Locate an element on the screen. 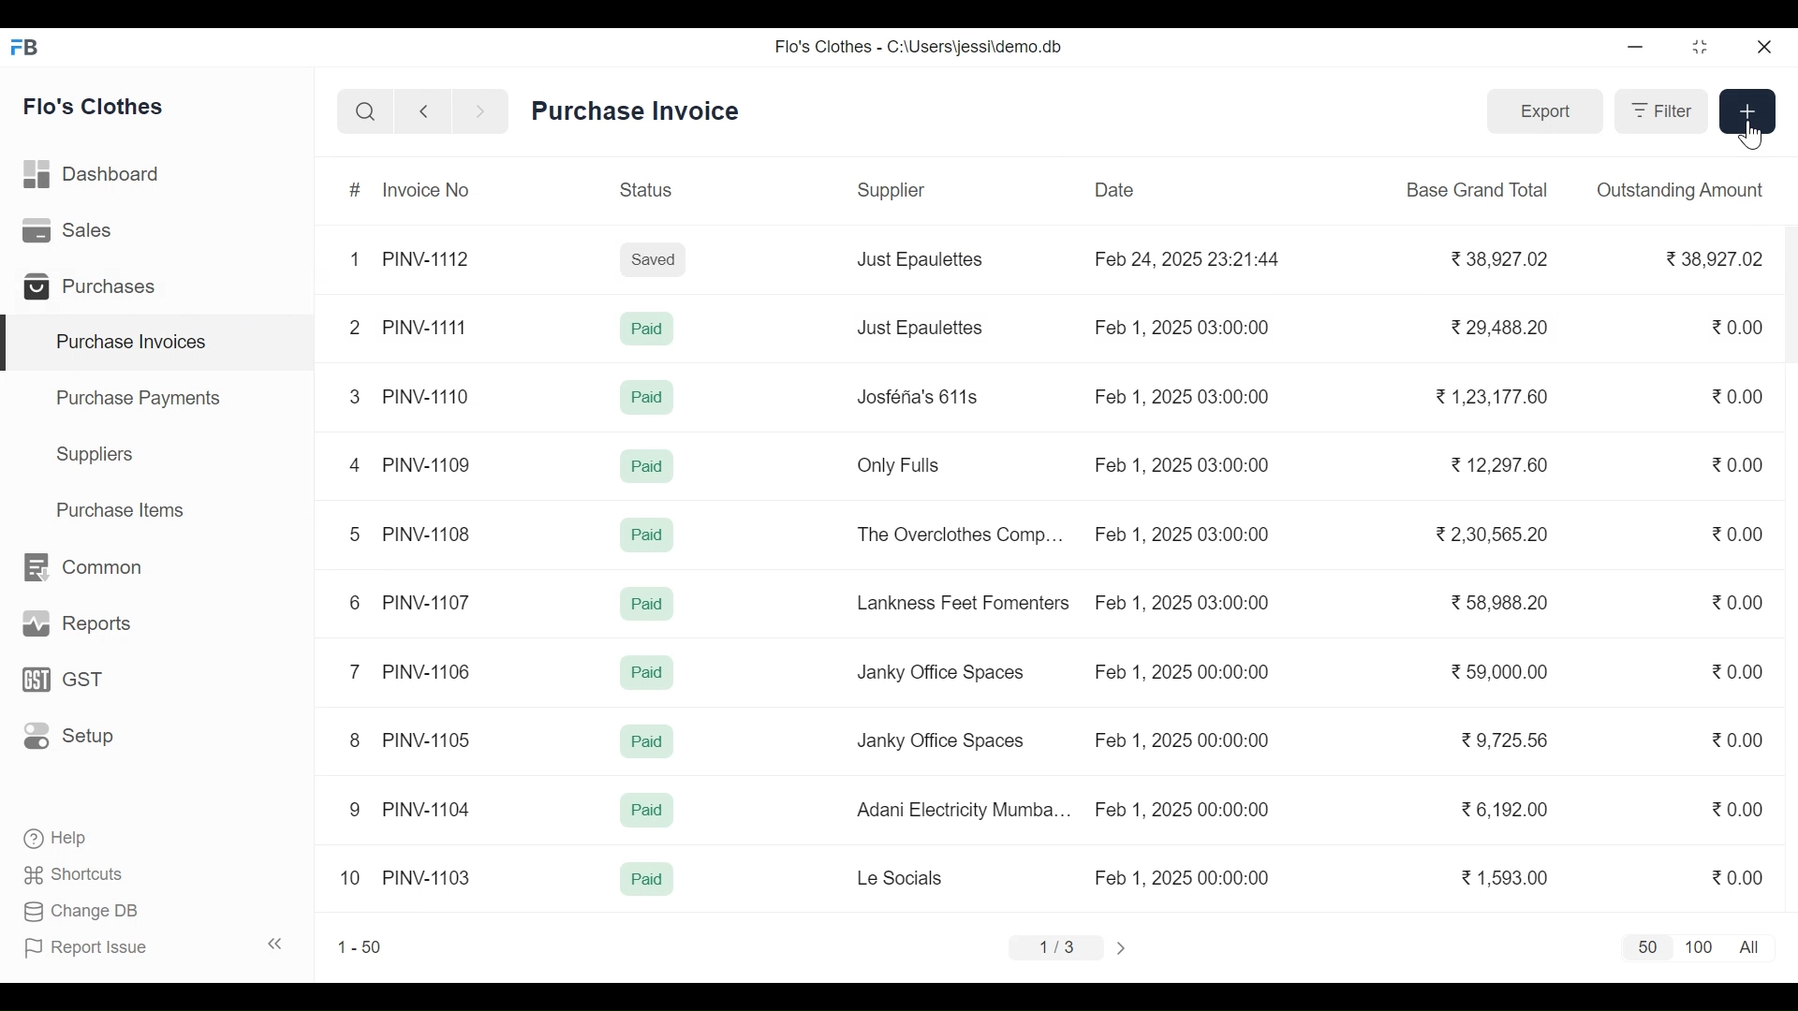 Image resolution: width=1798 pixels, height=1011 pixels. Change DB is located at coordinates (82, 911).